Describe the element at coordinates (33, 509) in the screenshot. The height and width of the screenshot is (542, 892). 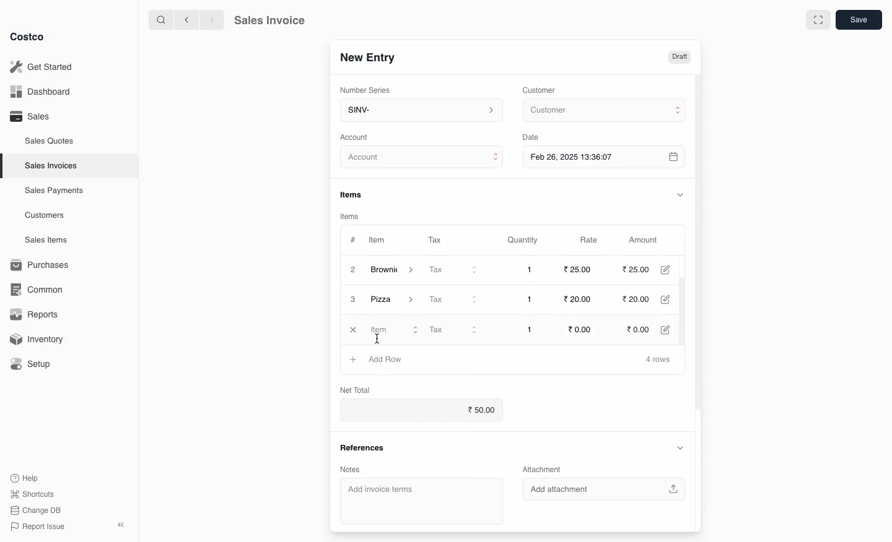
I see `Change DB` at that location.